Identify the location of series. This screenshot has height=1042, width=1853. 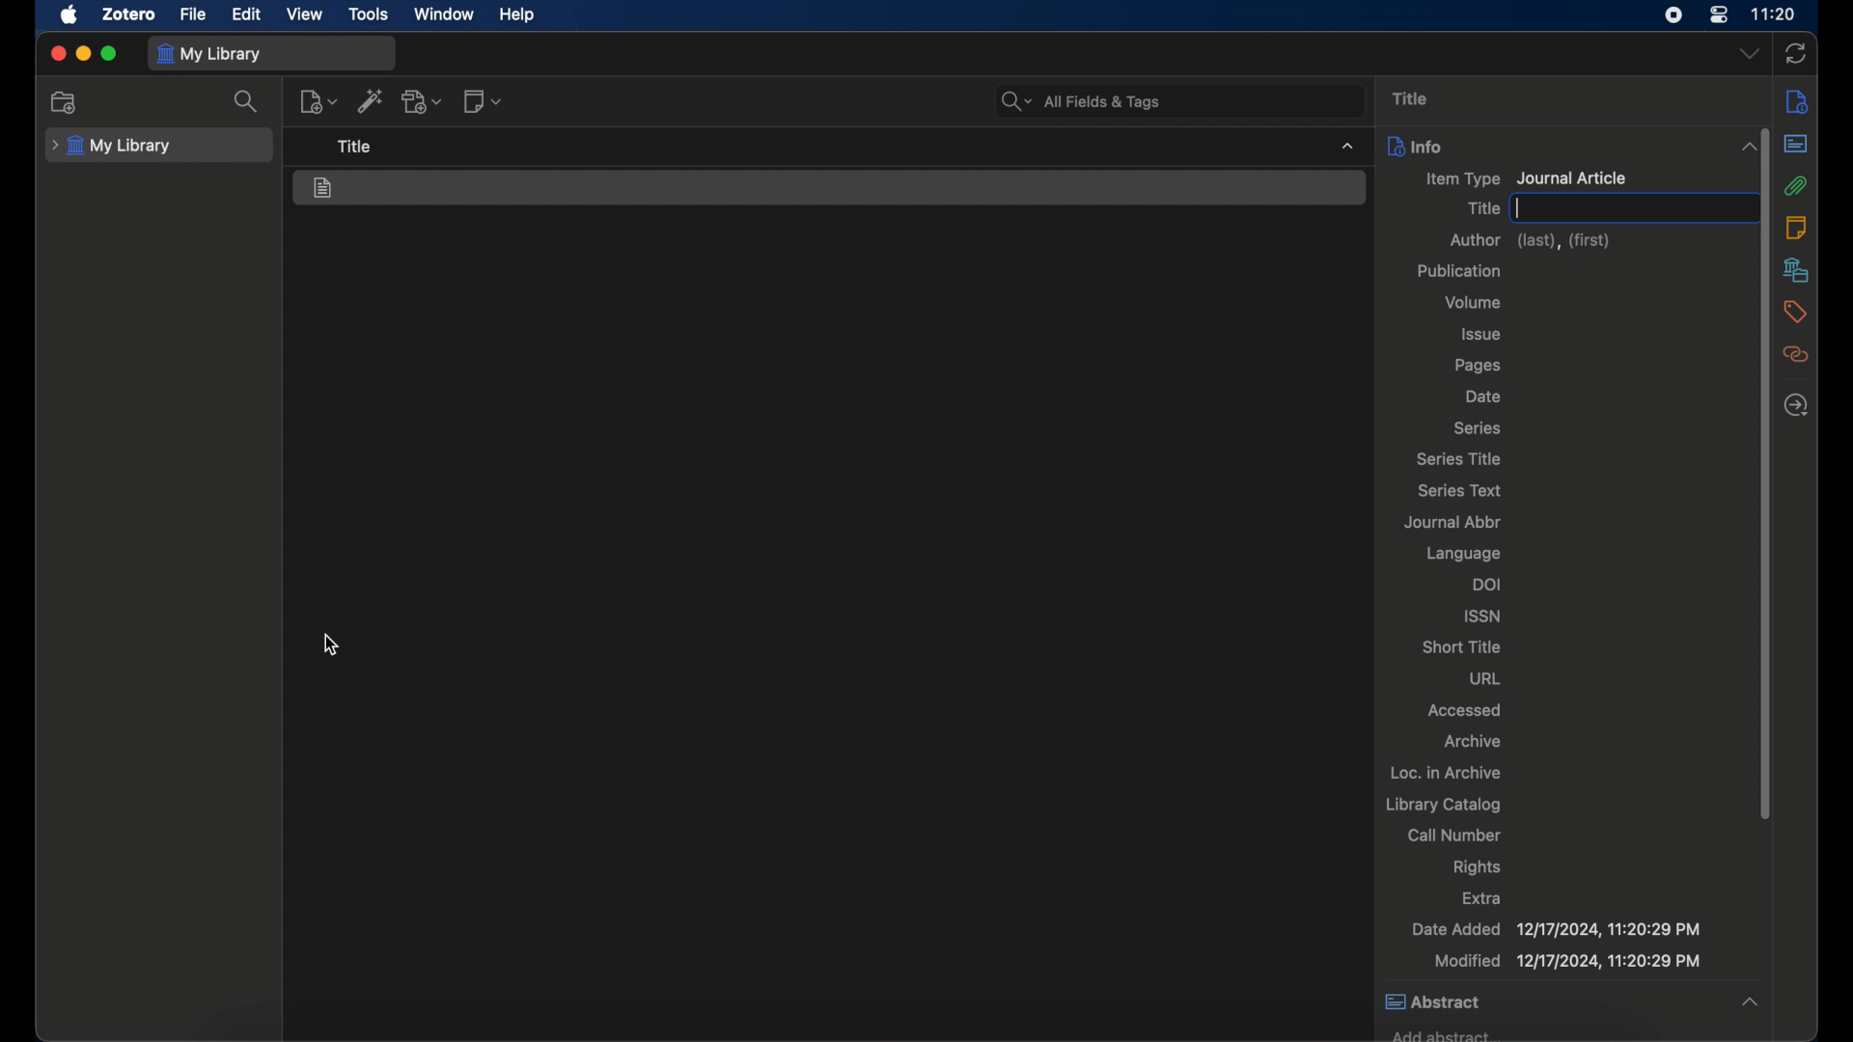
(1476, 427).